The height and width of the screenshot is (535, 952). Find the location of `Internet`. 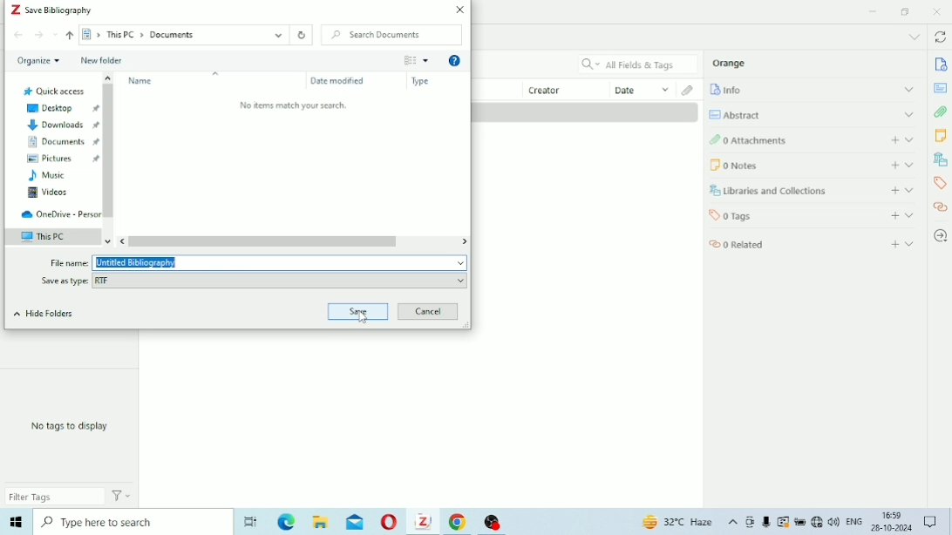

Internet is located at coordinates (817, 523).